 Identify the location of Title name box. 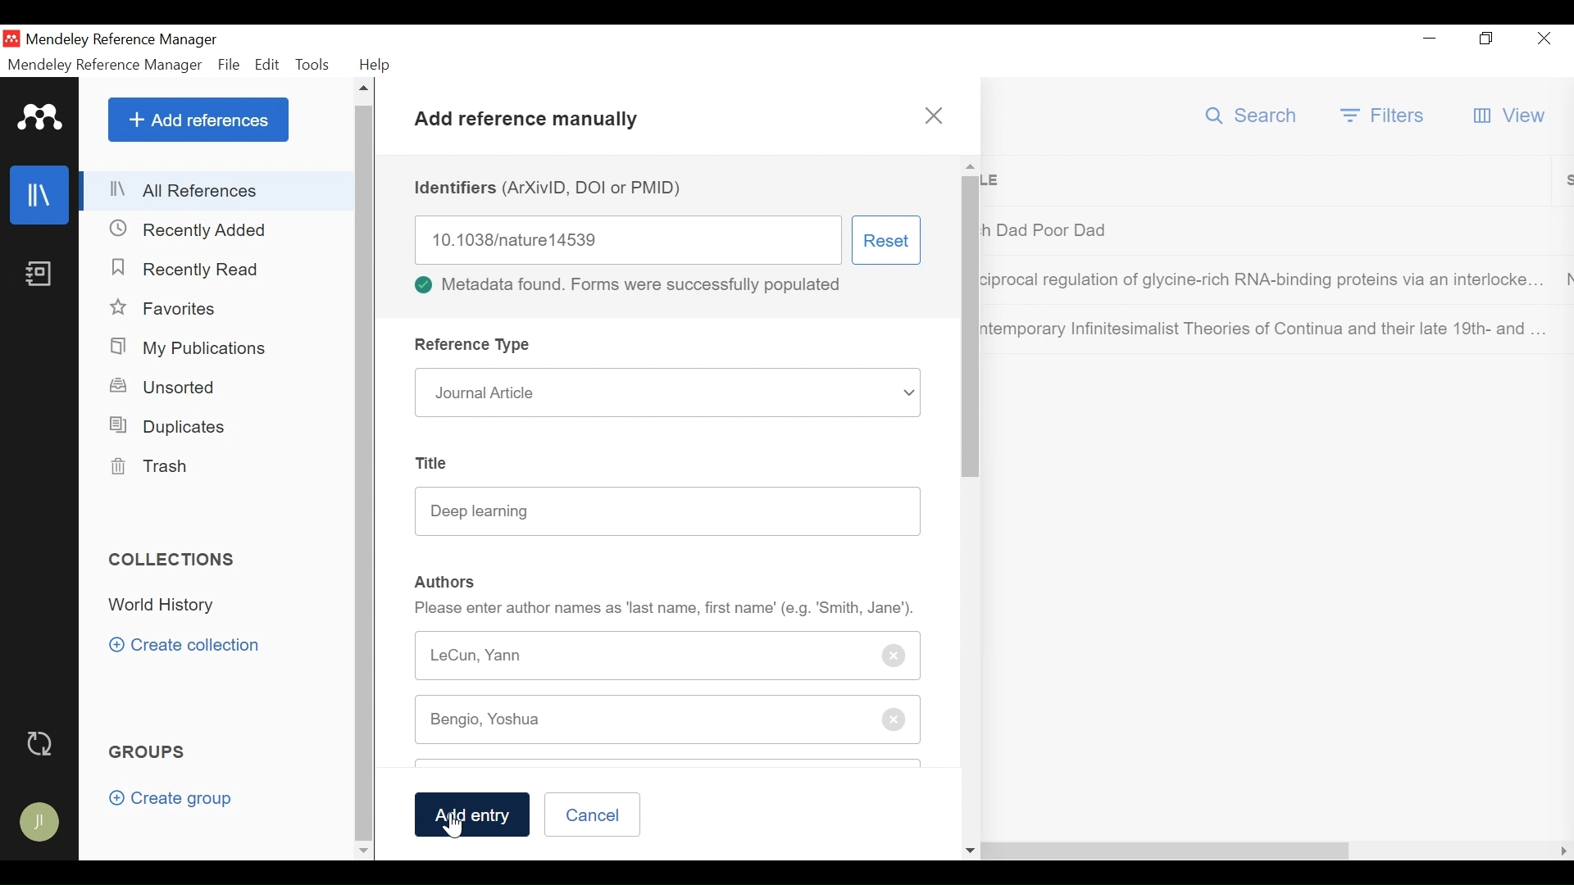
(657, 511).